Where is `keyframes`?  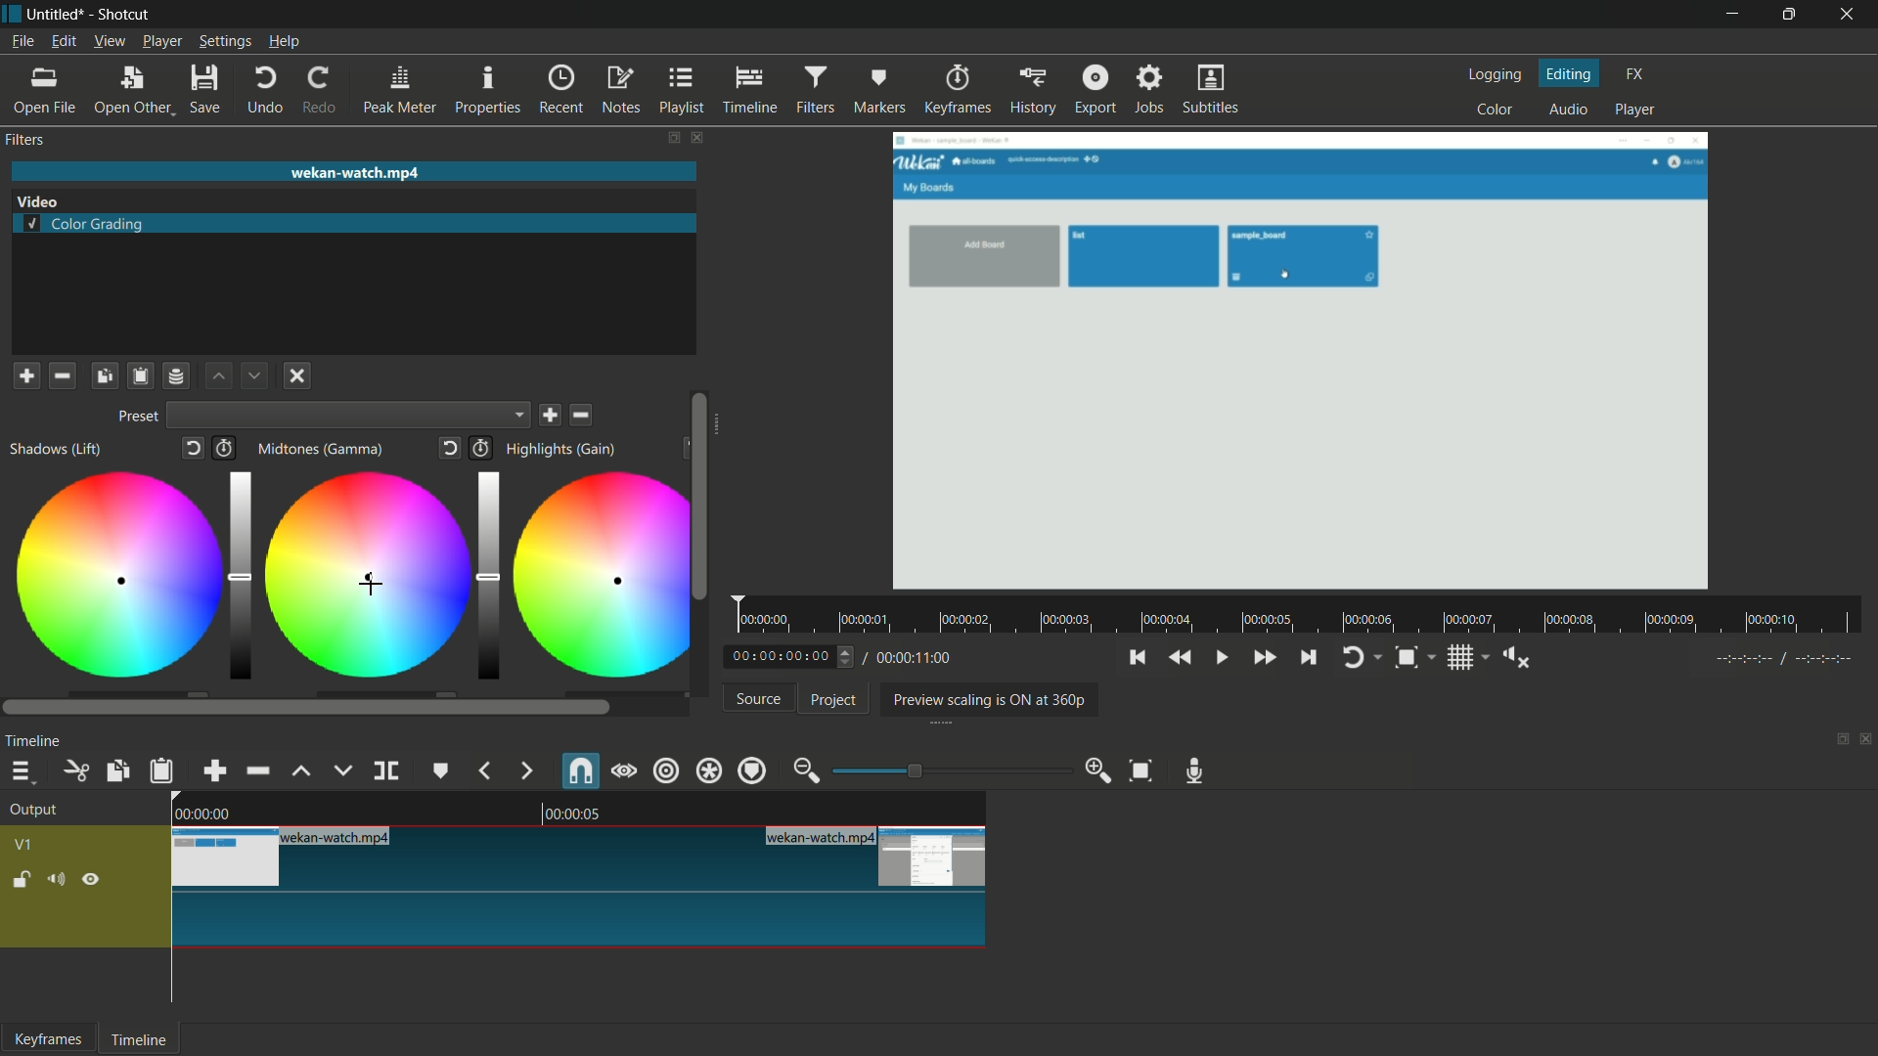 keyframes is located at coordinates (955, 90).